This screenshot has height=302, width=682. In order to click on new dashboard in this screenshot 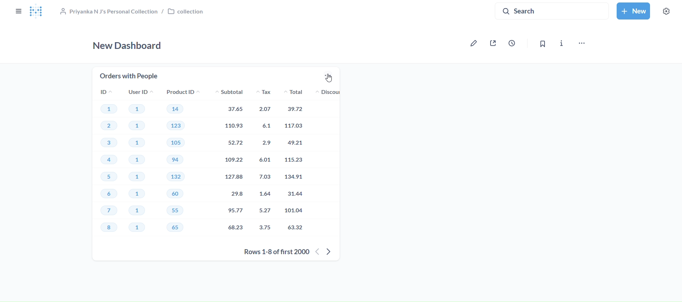, I will do `click(130, 44)`.